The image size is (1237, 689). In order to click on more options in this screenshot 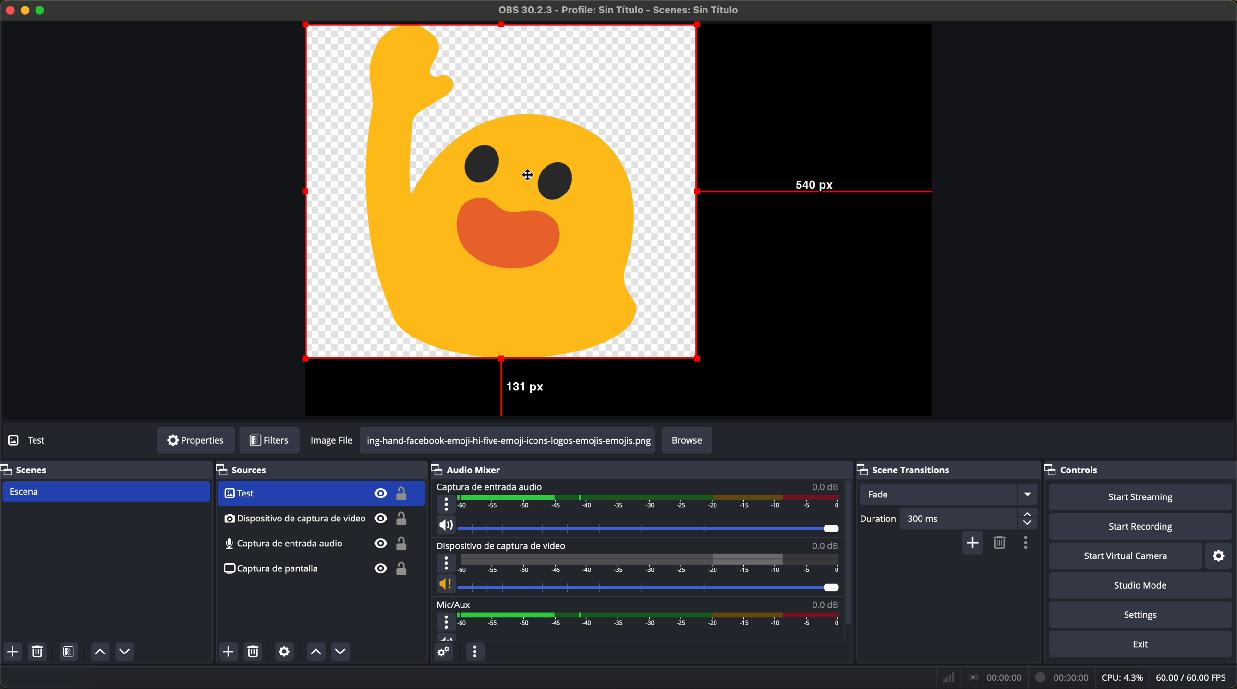, I will do `click(447, 622)`.